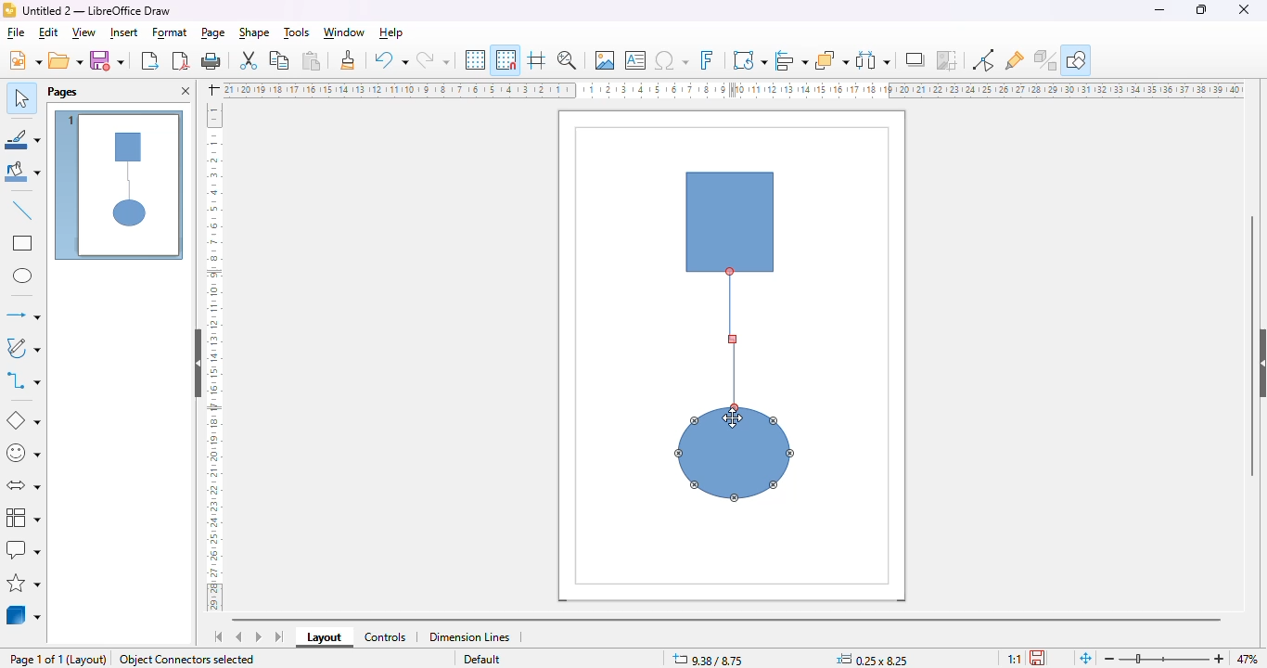  What do you see at coordinates (605, 59) in the screenshot?
I see `insert image` at bounding box center [605, 59].